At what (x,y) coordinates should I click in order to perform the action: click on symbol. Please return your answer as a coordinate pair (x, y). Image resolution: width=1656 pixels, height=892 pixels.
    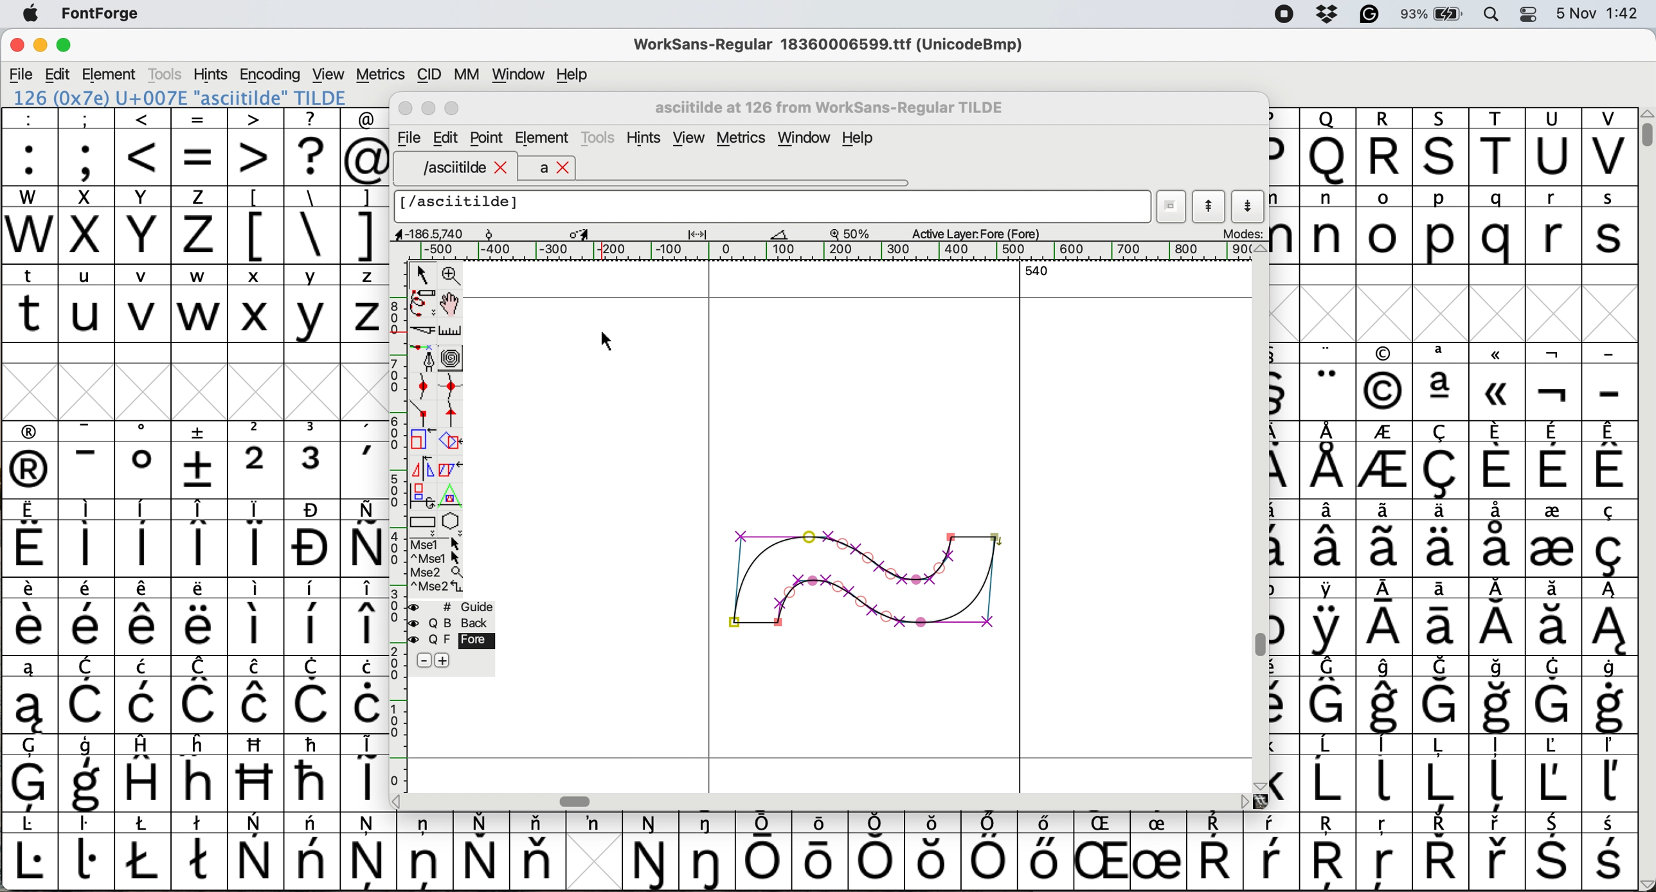
    Looking at the image, I should click on (143, 538).